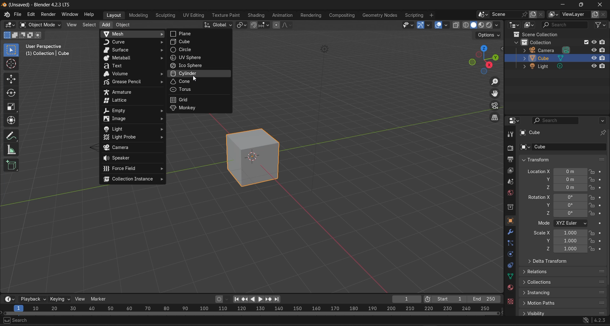 Image resolution: width=610 pixels, height=326 pixels. What do you see at coordinates (91, 15) in the screenshot?
I see `help` at bounding box center [91, 15].